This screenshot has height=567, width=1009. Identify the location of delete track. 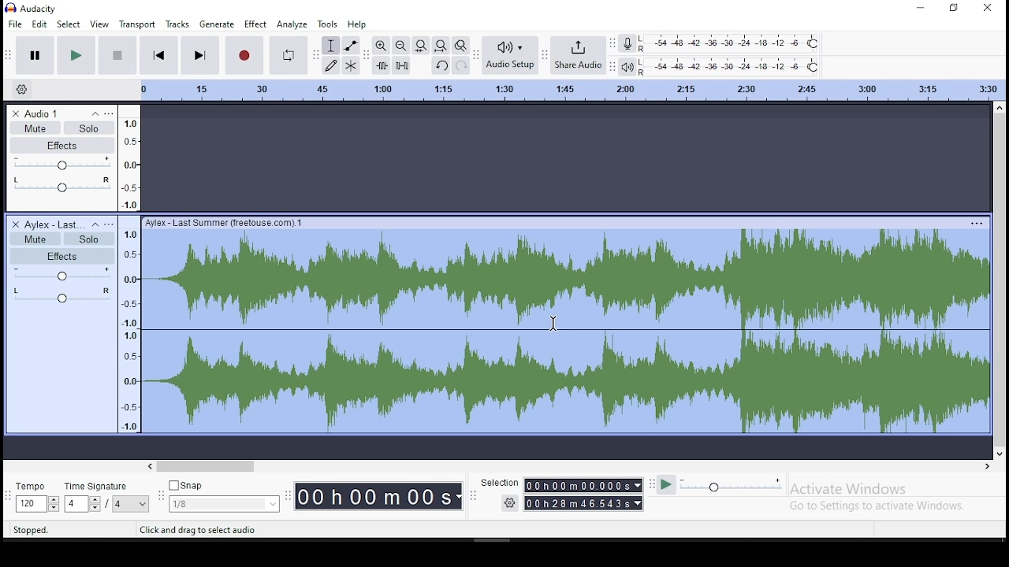
(17, 224).